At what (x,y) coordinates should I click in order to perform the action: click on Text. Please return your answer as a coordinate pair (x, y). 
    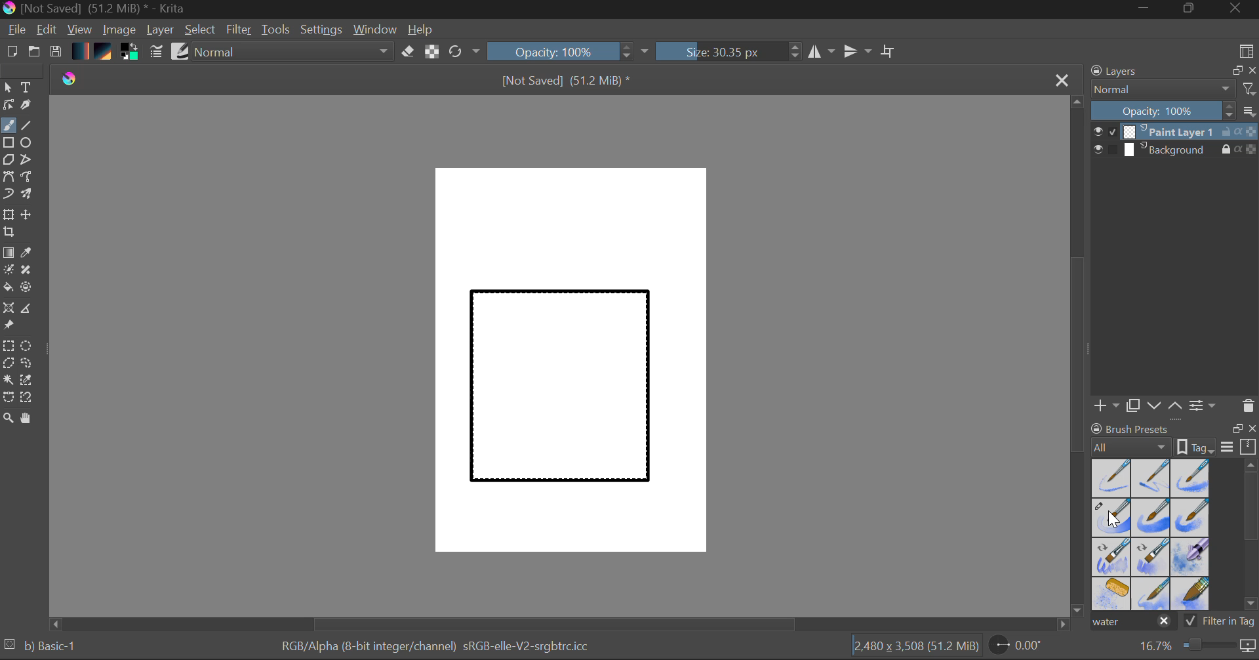
    Looking at the image, I should click on (27, 86).